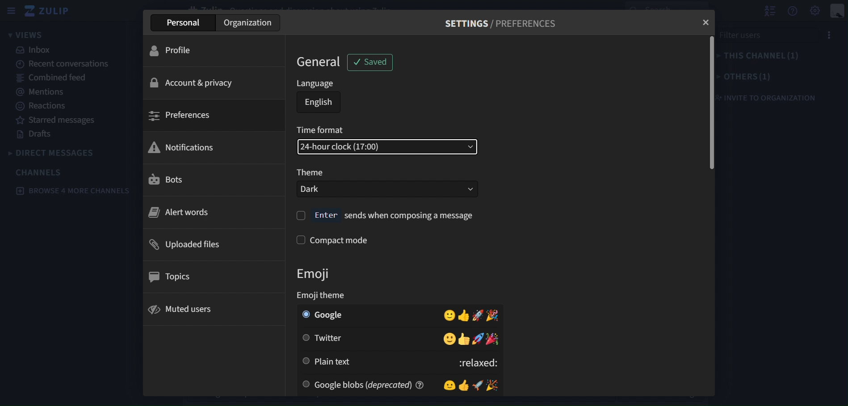  Describe the element at coordinates (182, 23) in the screenshot. I see `Personal` at that location.